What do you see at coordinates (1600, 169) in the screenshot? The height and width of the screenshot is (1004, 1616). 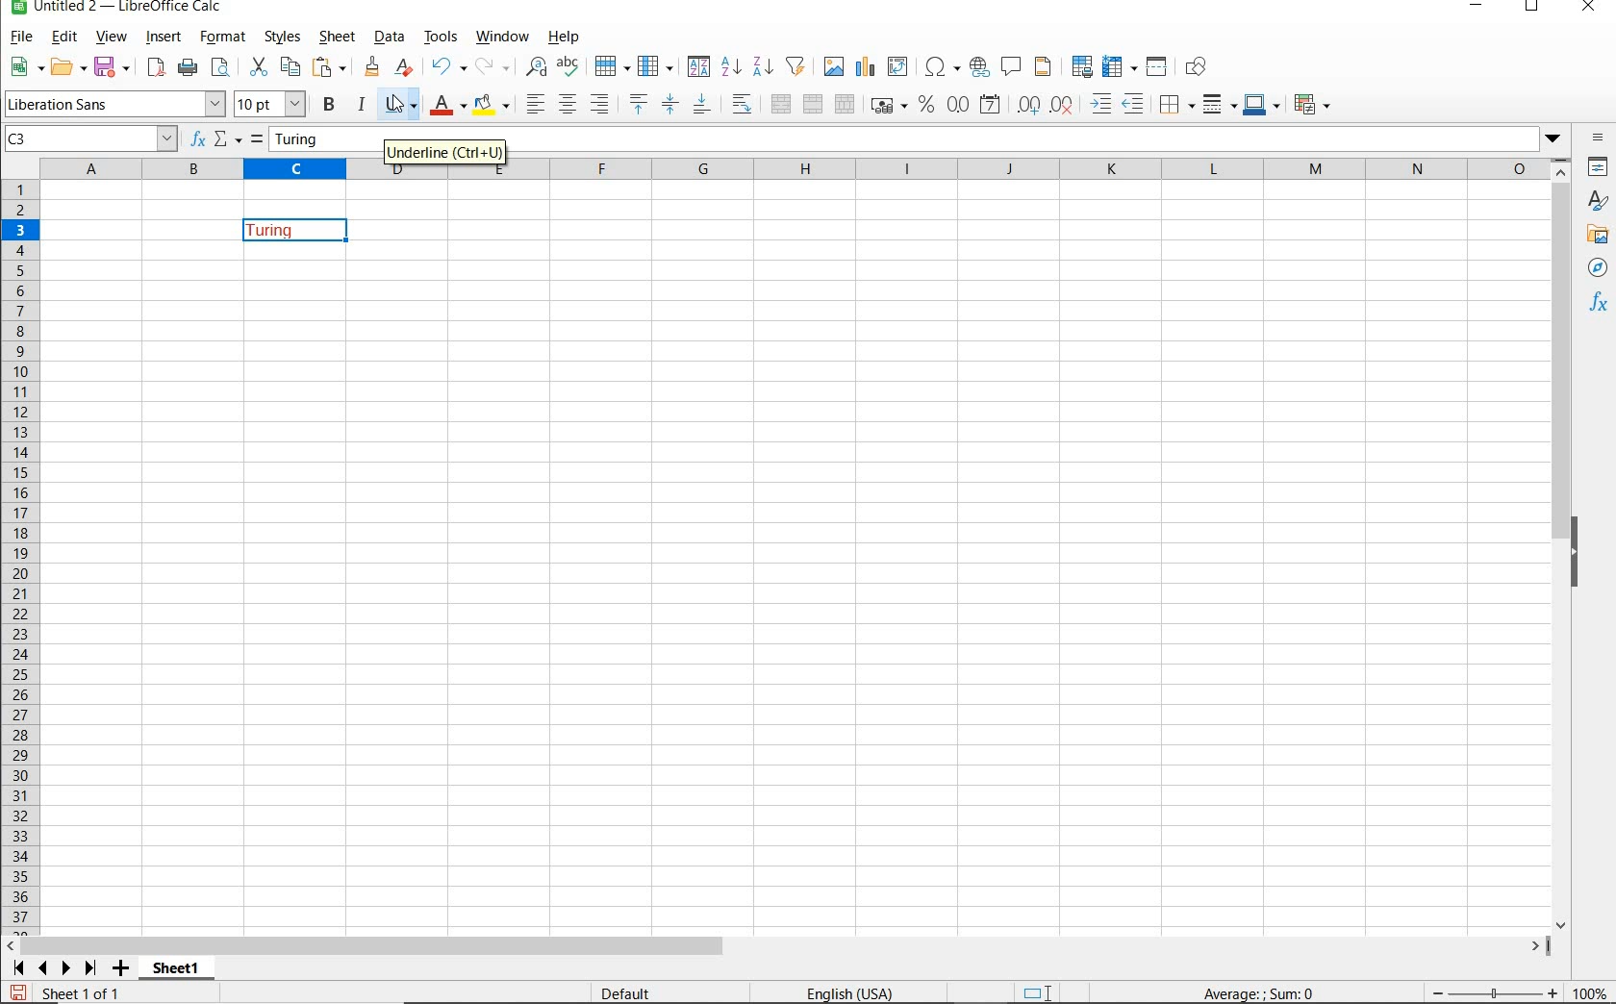 I see `PROPERTIES` at bounding box center [1600, 169].